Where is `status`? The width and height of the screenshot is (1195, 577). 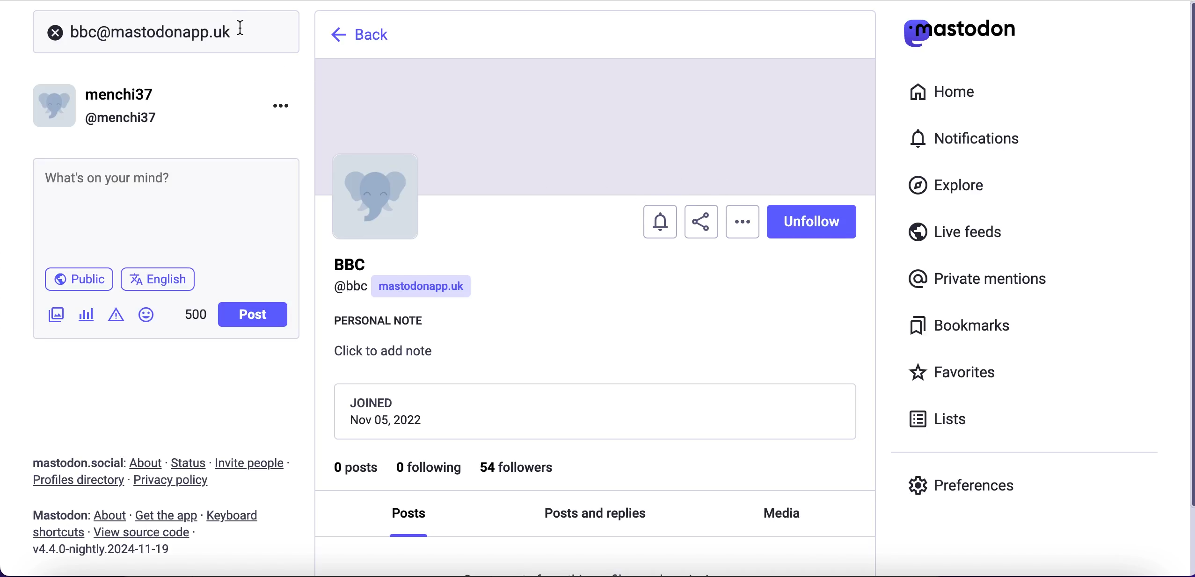
status is located at coordinates (189, 463).